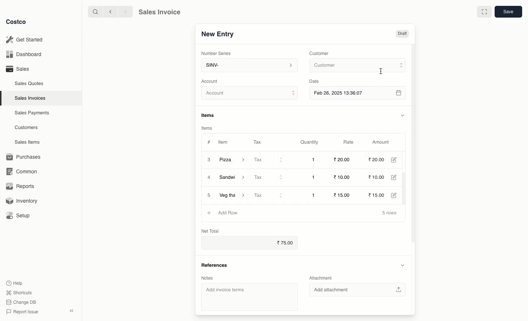 This screenshot has height=321, width=528. Describe the element at coordinates (402, 265) in the screenshot. I see `Hide` at that location.